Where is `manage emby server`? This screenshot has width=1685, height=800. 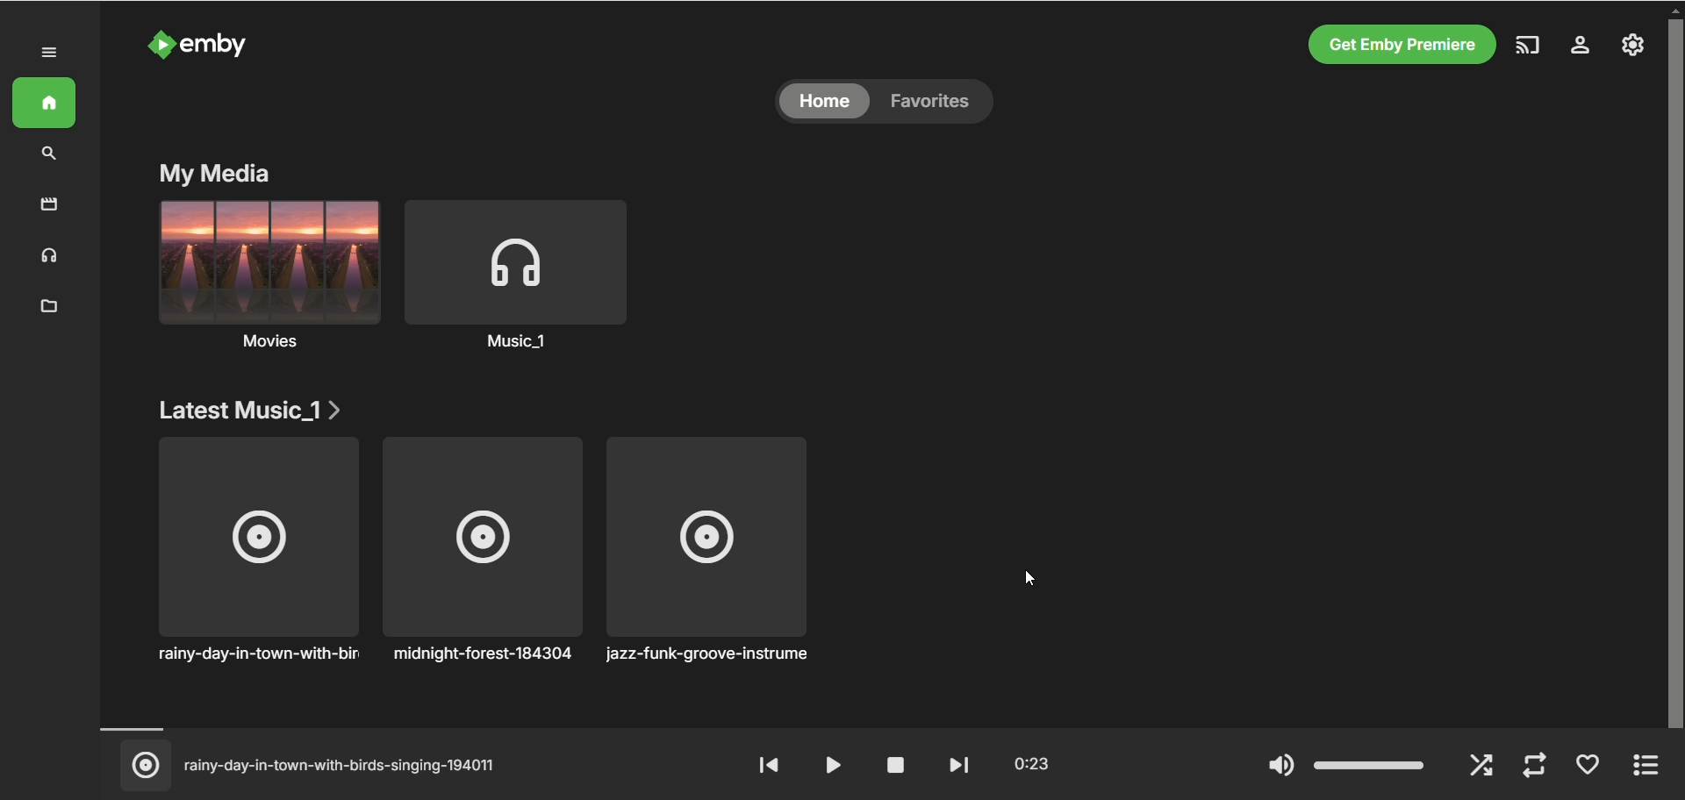 manage emby server is located at coordinates (1631, 46).